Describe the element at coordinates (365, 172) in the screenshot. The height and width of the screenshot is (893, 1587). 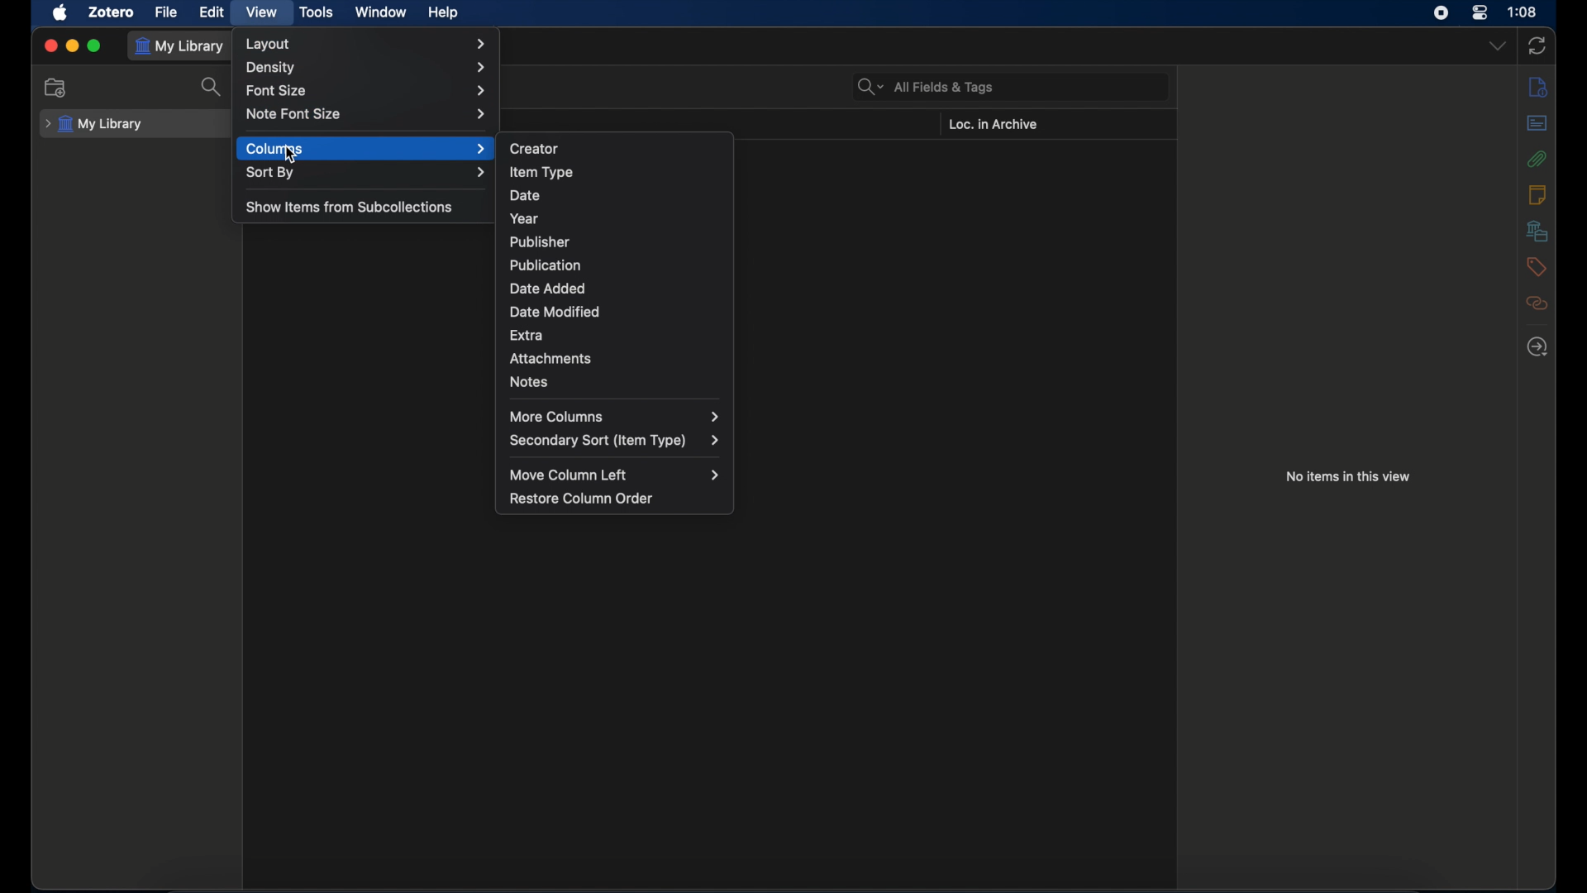
I see `sort by` at that location.